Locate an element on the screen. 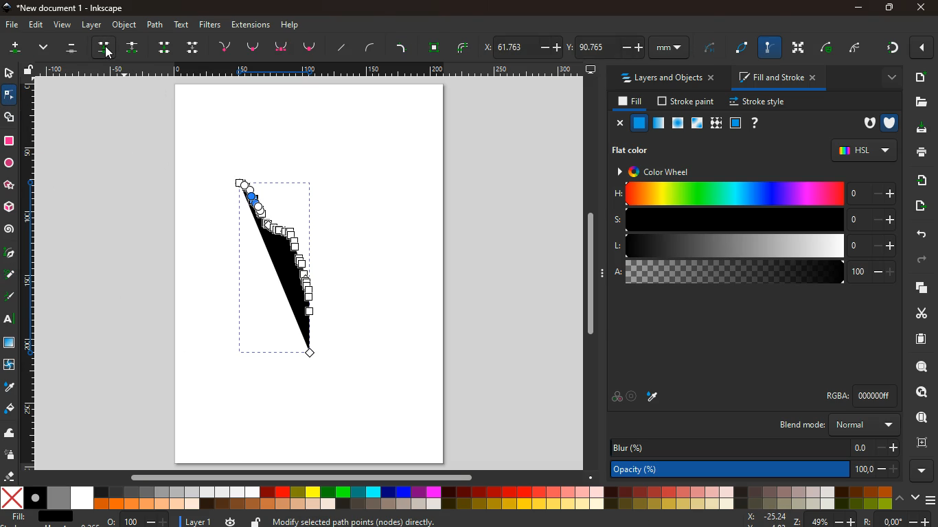  paper is located at coordinates (919, 338).